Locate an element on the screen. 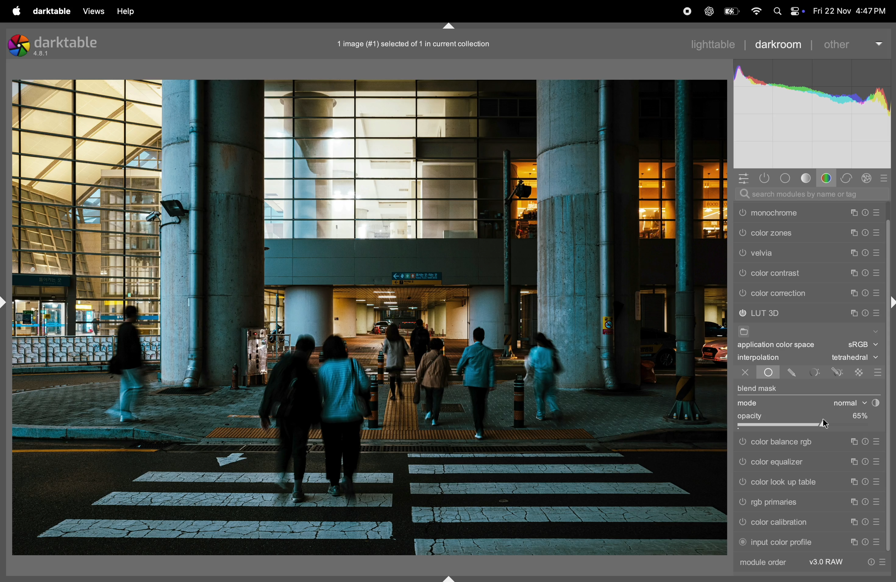  multiple intance actions is located at coordinates (851, 211).